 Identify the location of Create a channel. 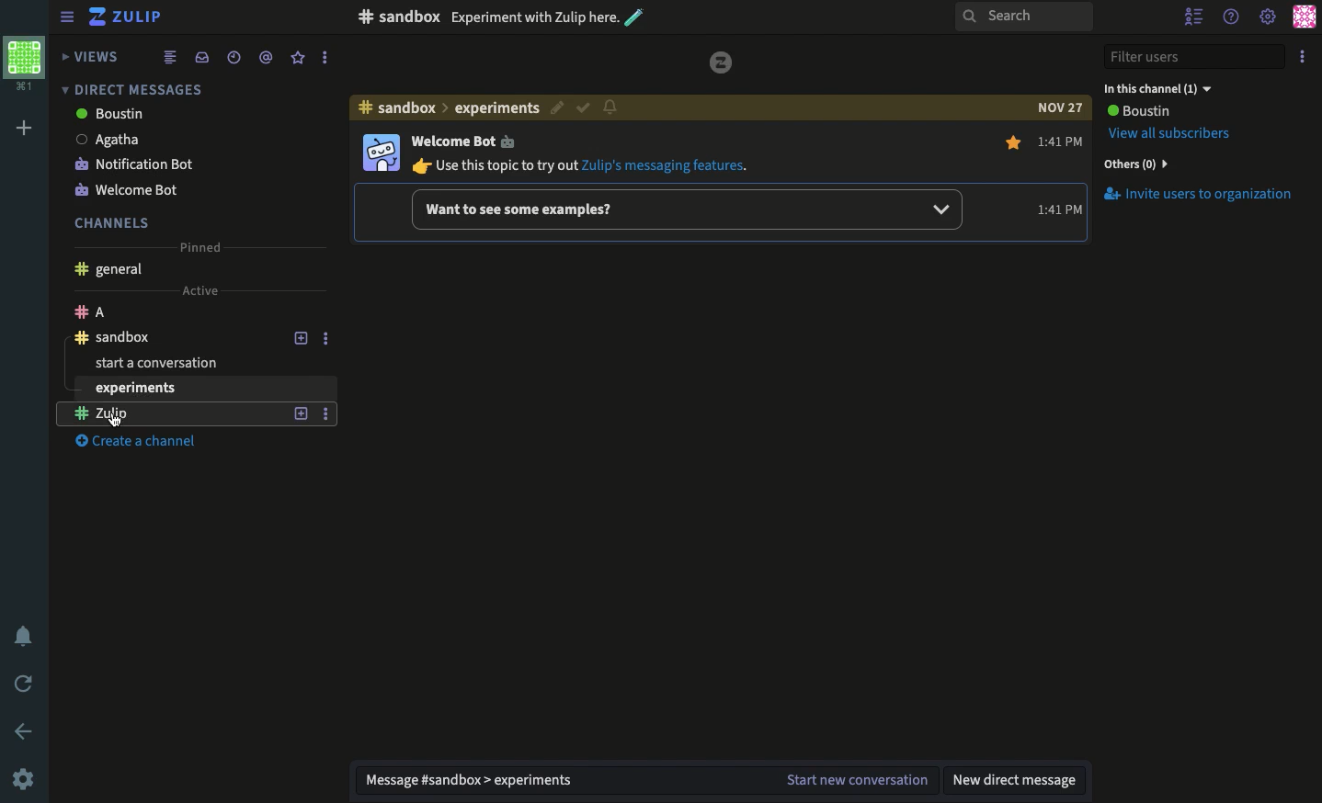
(145, 443).